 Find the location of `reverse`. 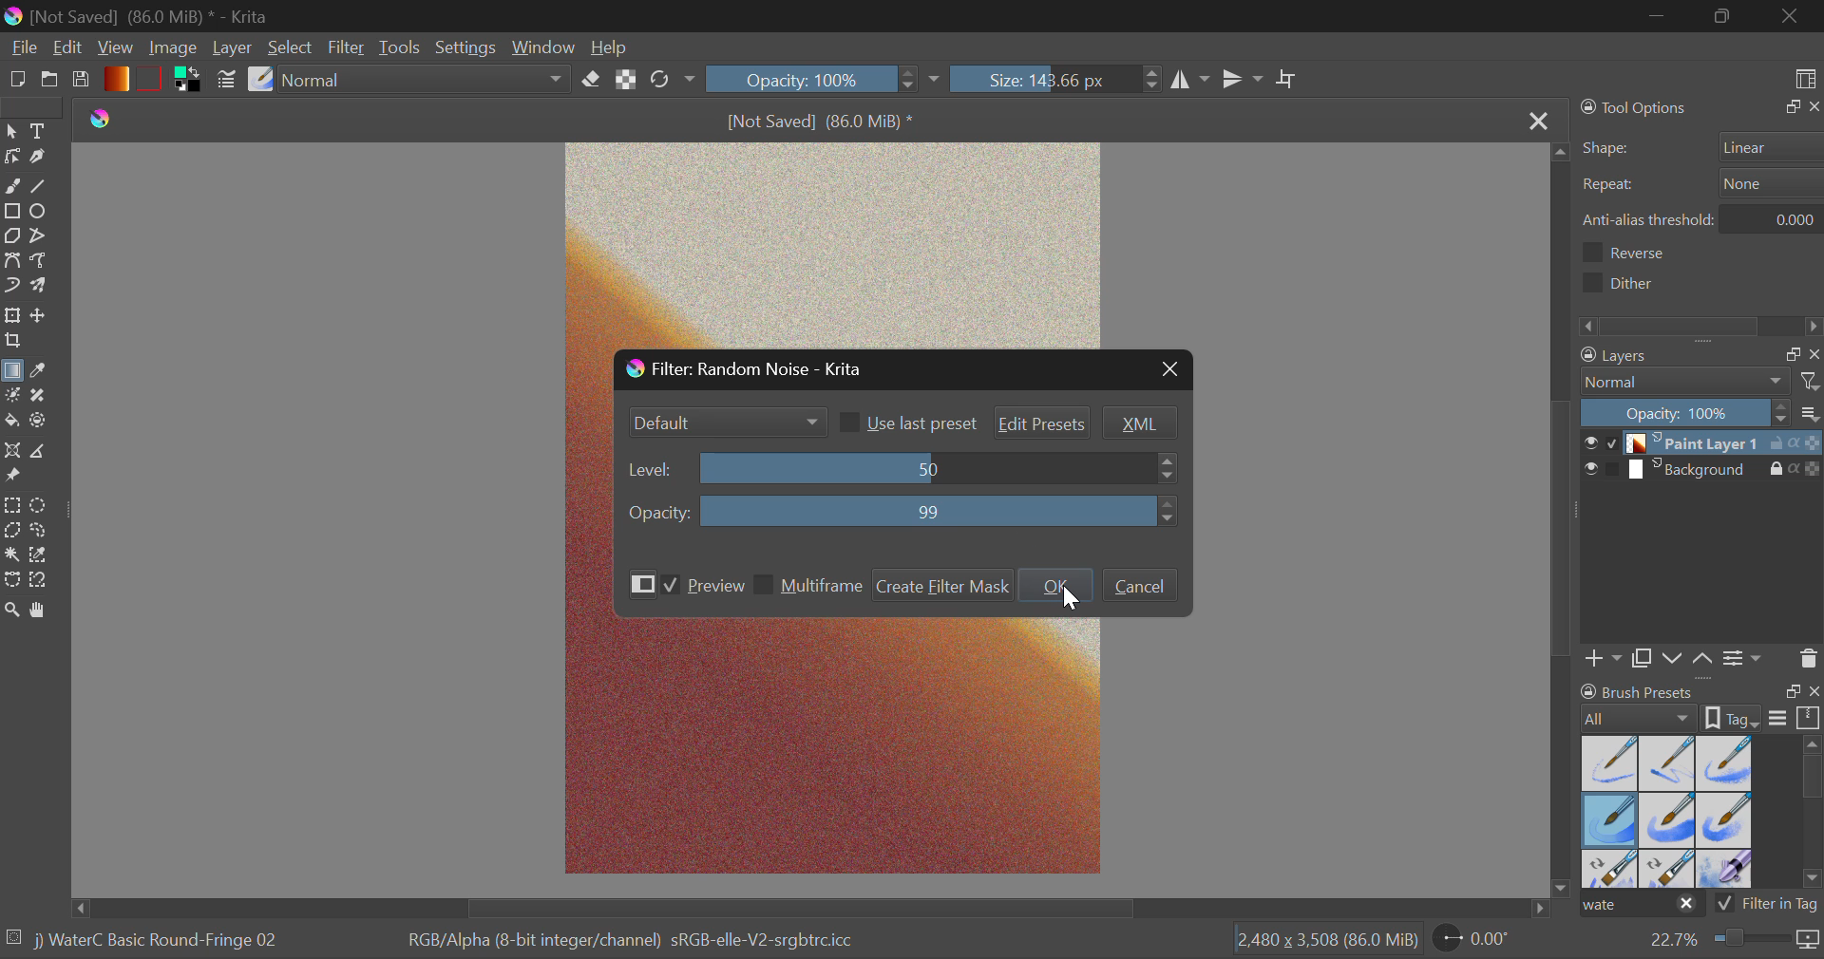

reverse is located at coordinates (1644, 253).